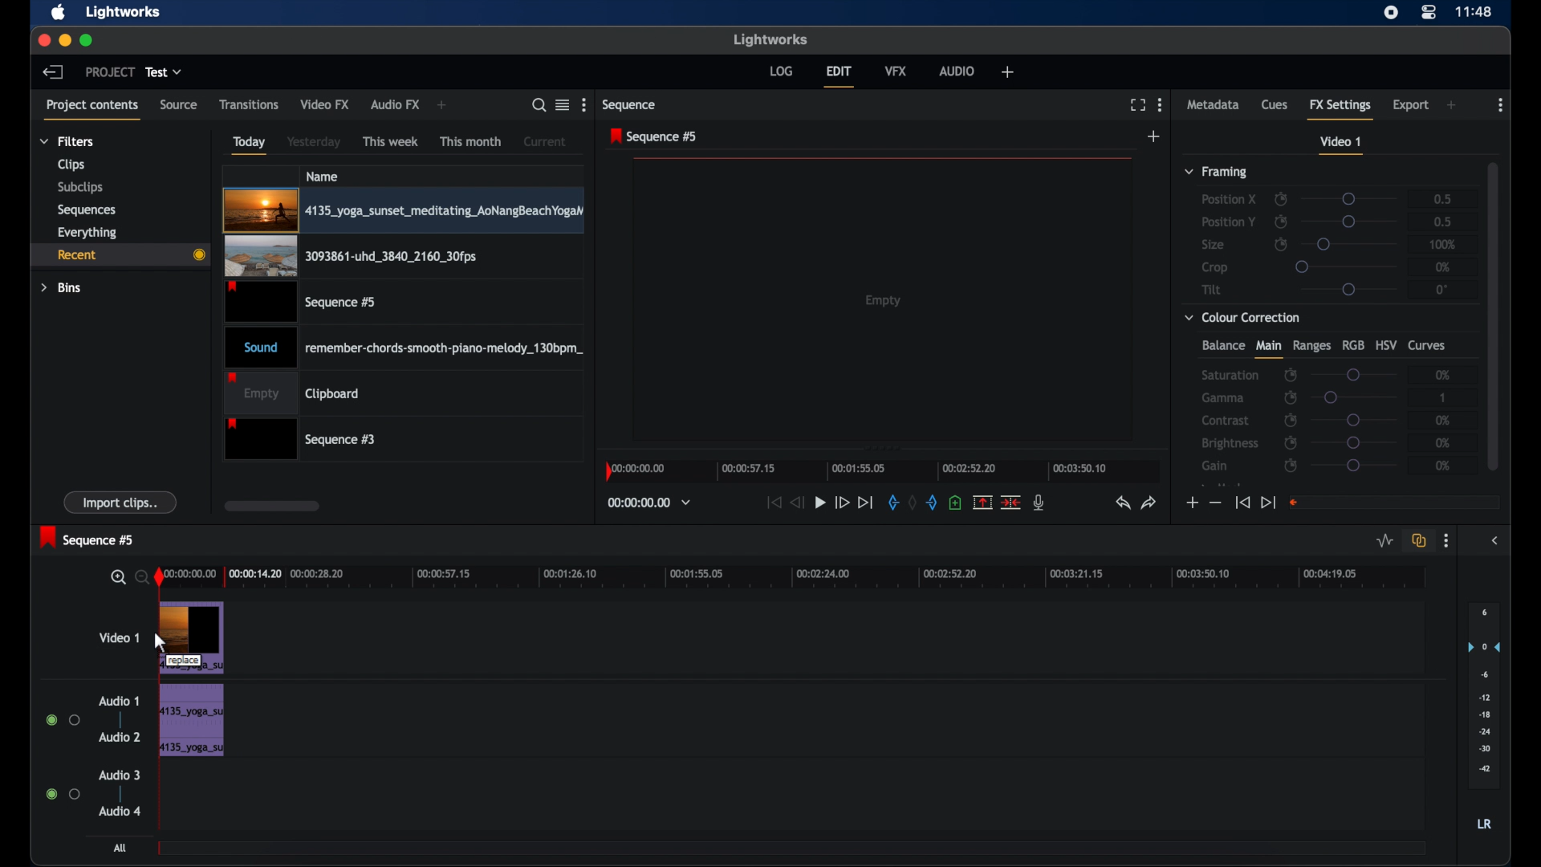 The width and height of the screenshot is (1541, 867). Describe the element at coordinates (1291, 442) in the screenshot. I see `enable/disable keyframes` at that location.